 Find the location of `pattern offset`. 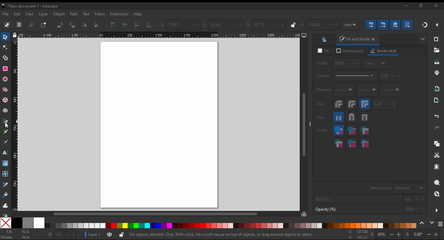

pattern offset is located at coordinates (392, 76).